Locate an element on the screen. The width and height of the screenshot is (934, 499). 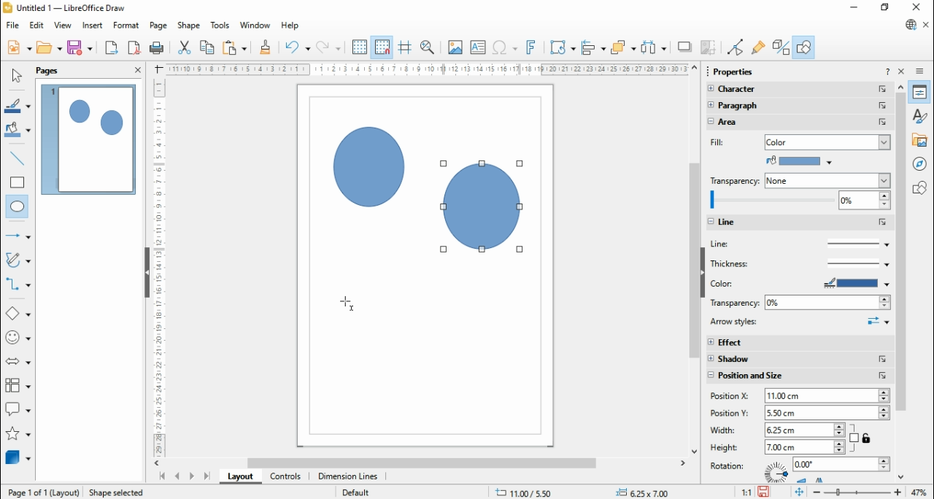
libre office update is located at coordinates (910, 24).